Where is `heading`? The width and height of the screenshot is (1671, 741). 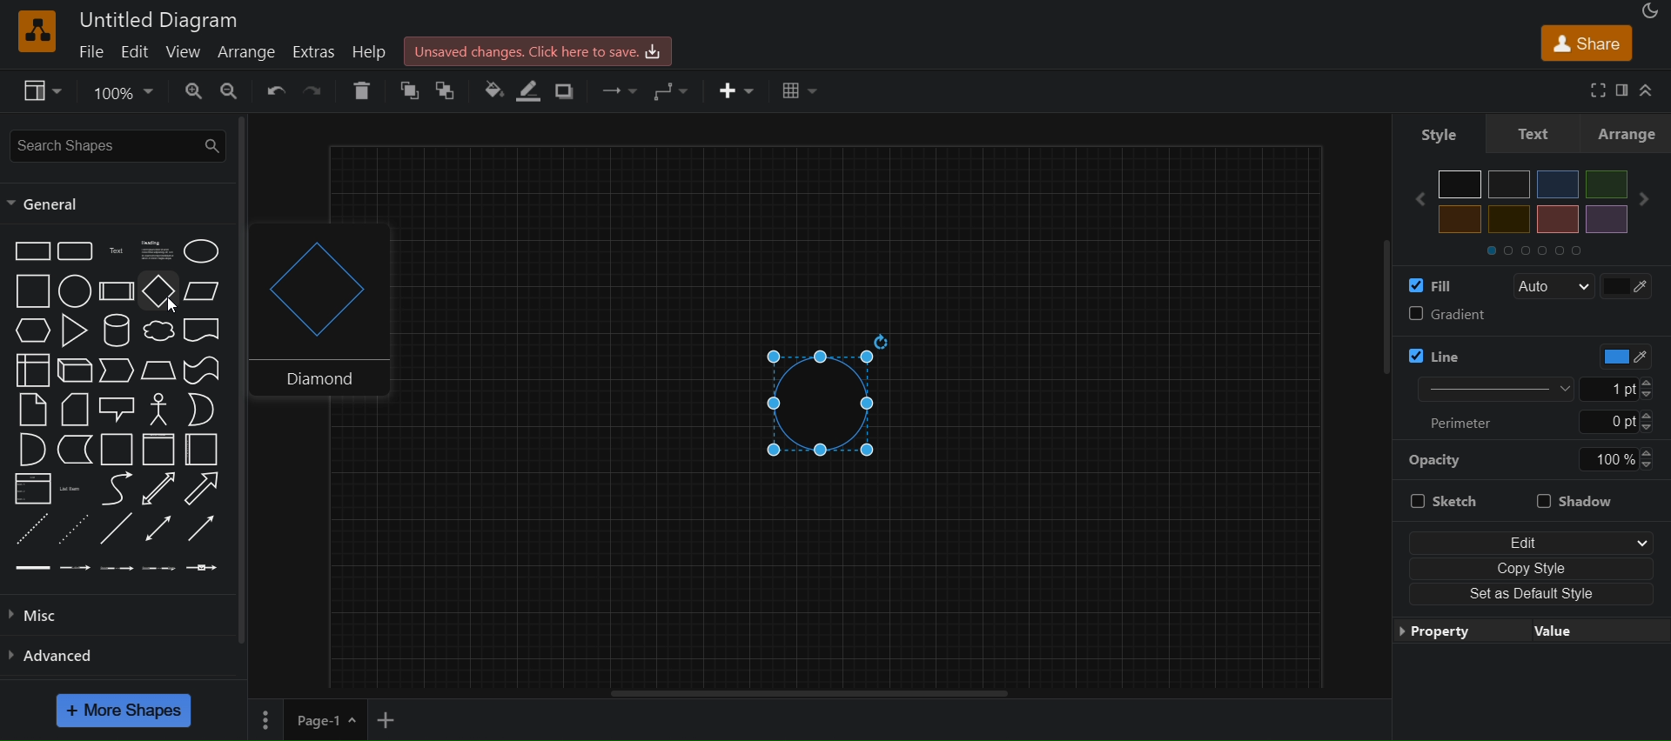
heading is located at coordinates (158, 250).